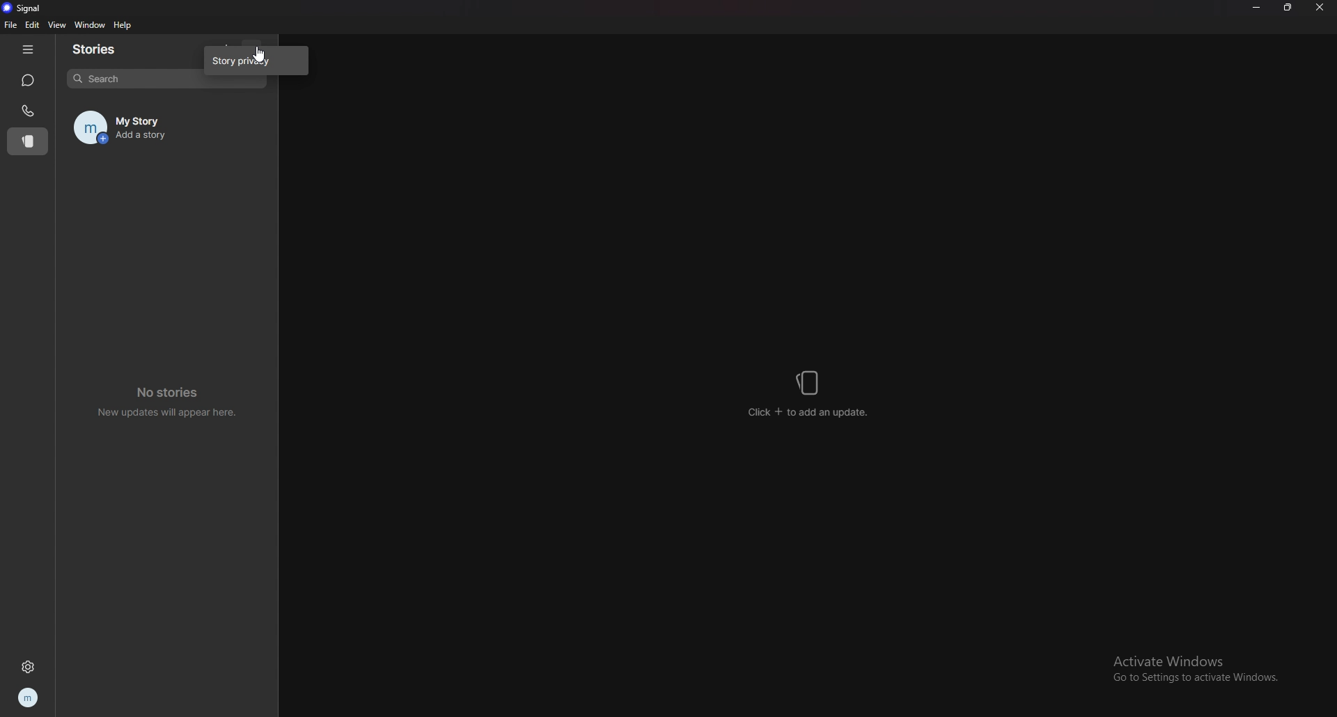 The height and width of the screenshot is (717, 1337). What do you see at coordinates (1321, 8) in the screenshot?
I see `close` at bounding box center [1321, 8].